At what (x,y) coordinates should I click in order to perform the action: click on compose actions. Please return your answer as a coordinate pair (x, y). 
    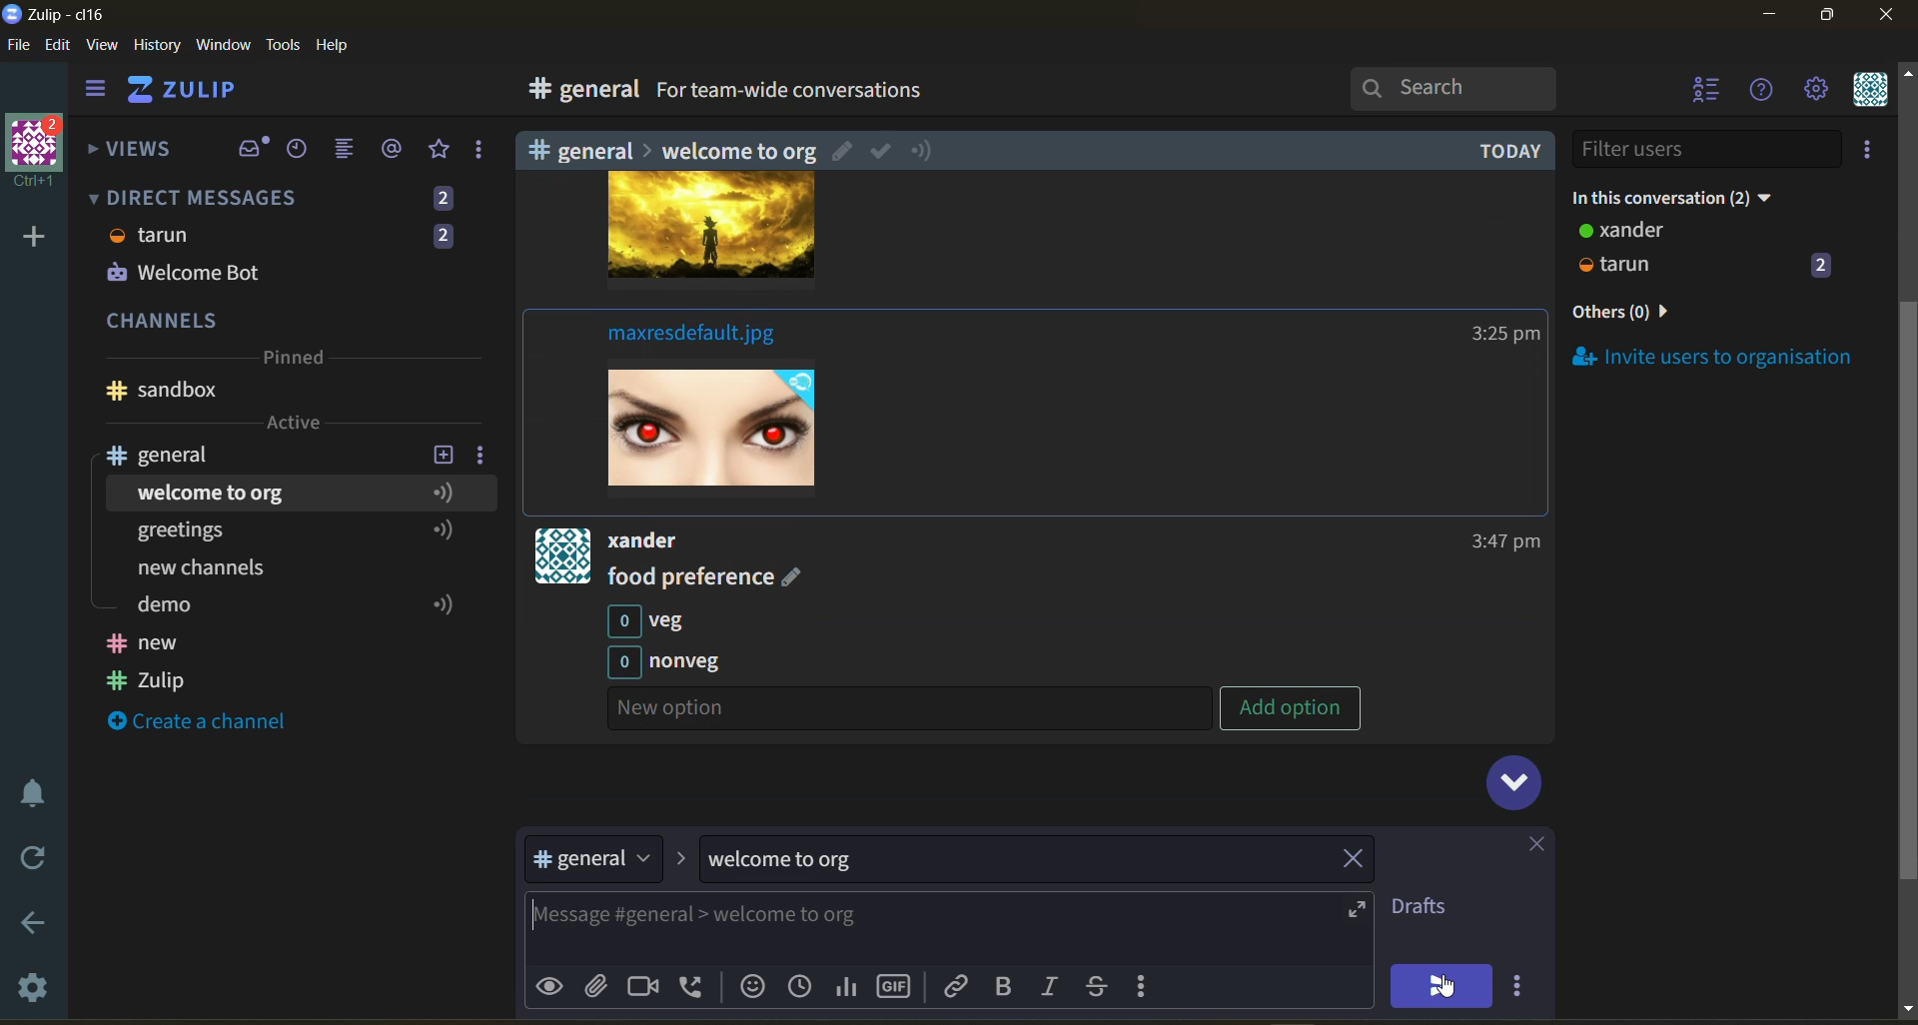
    Looking at the image, I should click on (1142, 990).